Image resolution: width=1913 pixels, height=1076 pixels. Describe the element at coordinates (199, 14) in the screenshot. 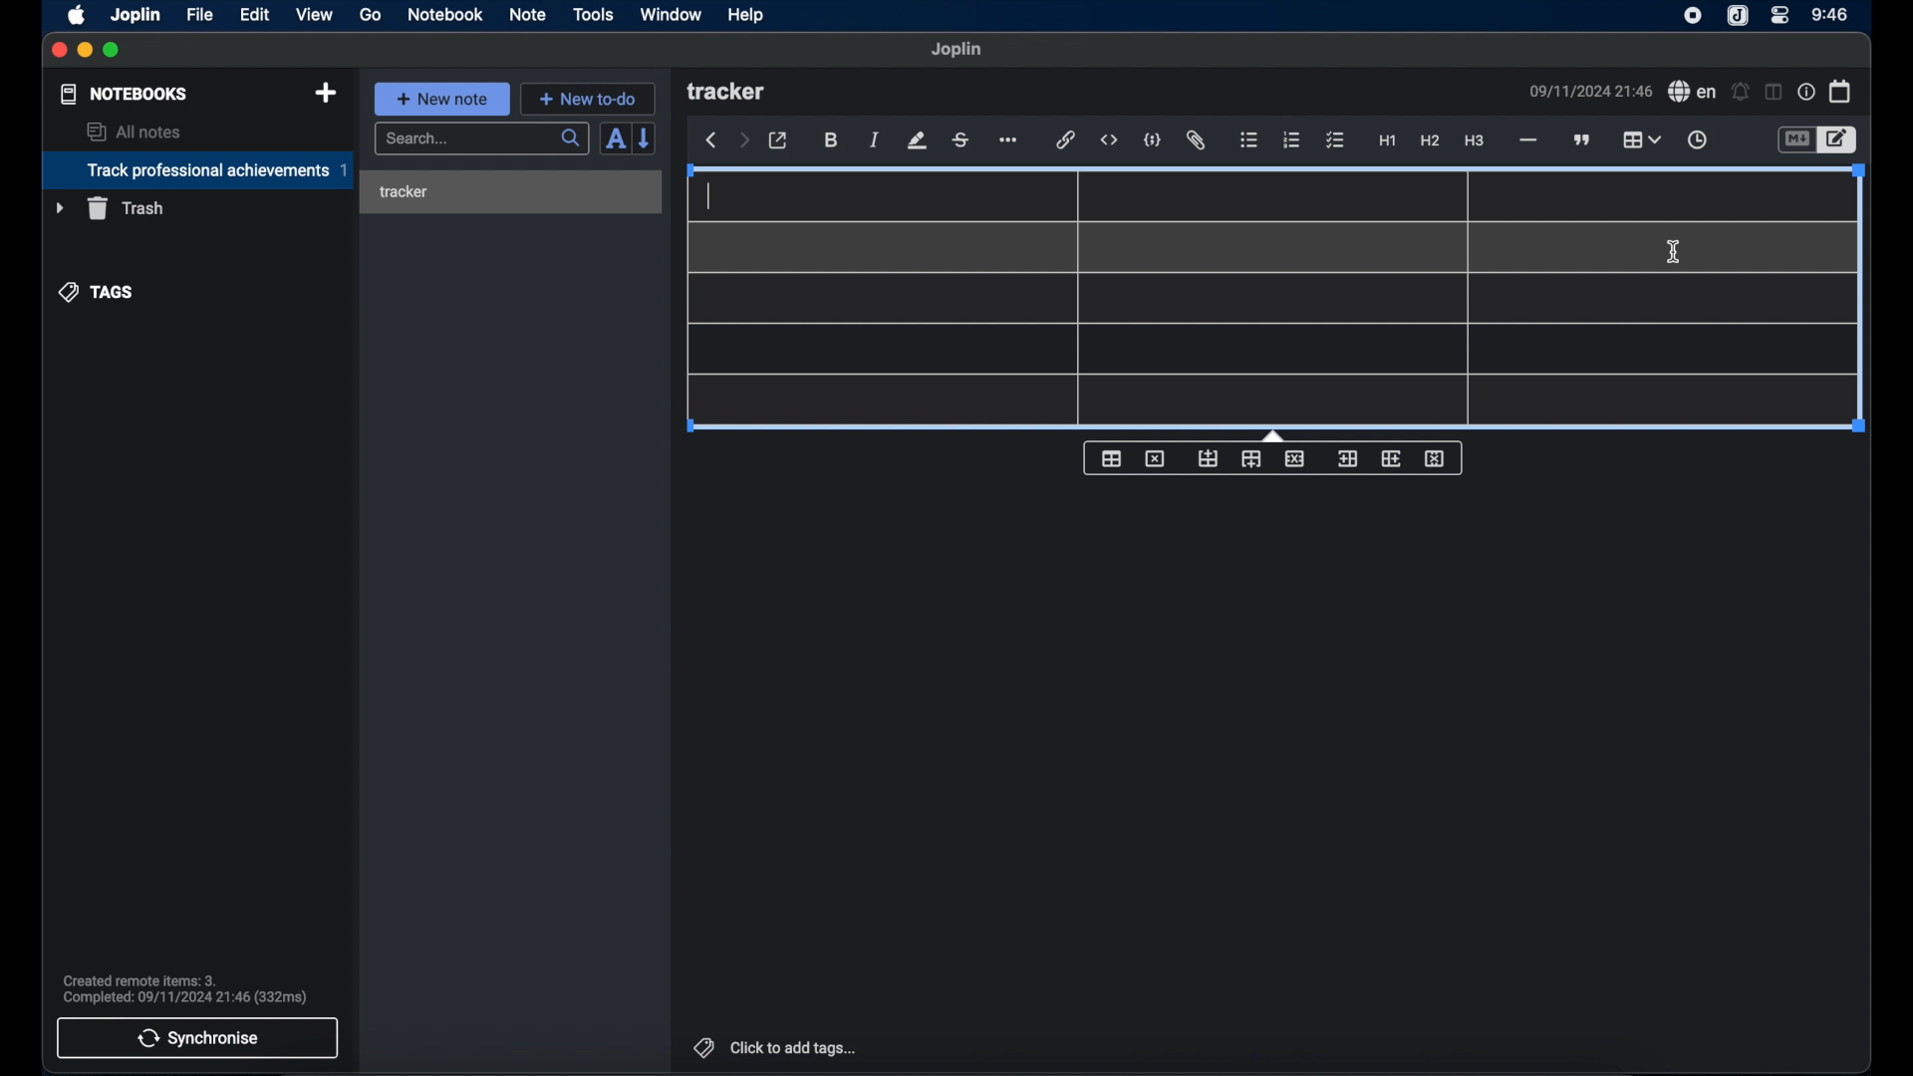

I see `file` at that location.